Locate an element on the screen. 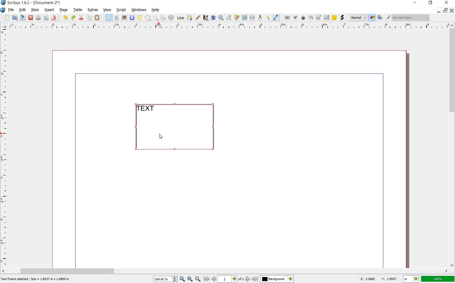 Image resolution: width=455 pixels, height=283 pixels. file is located at coordinates (12, 10).